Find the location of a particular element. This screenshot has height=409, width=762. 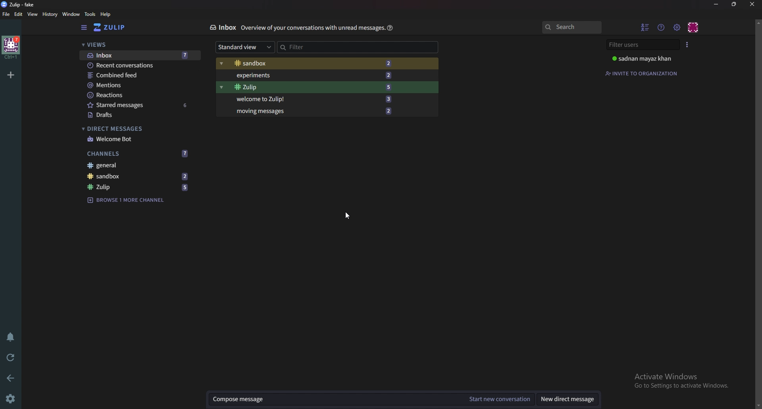

General is located at coordinates (135, 165).